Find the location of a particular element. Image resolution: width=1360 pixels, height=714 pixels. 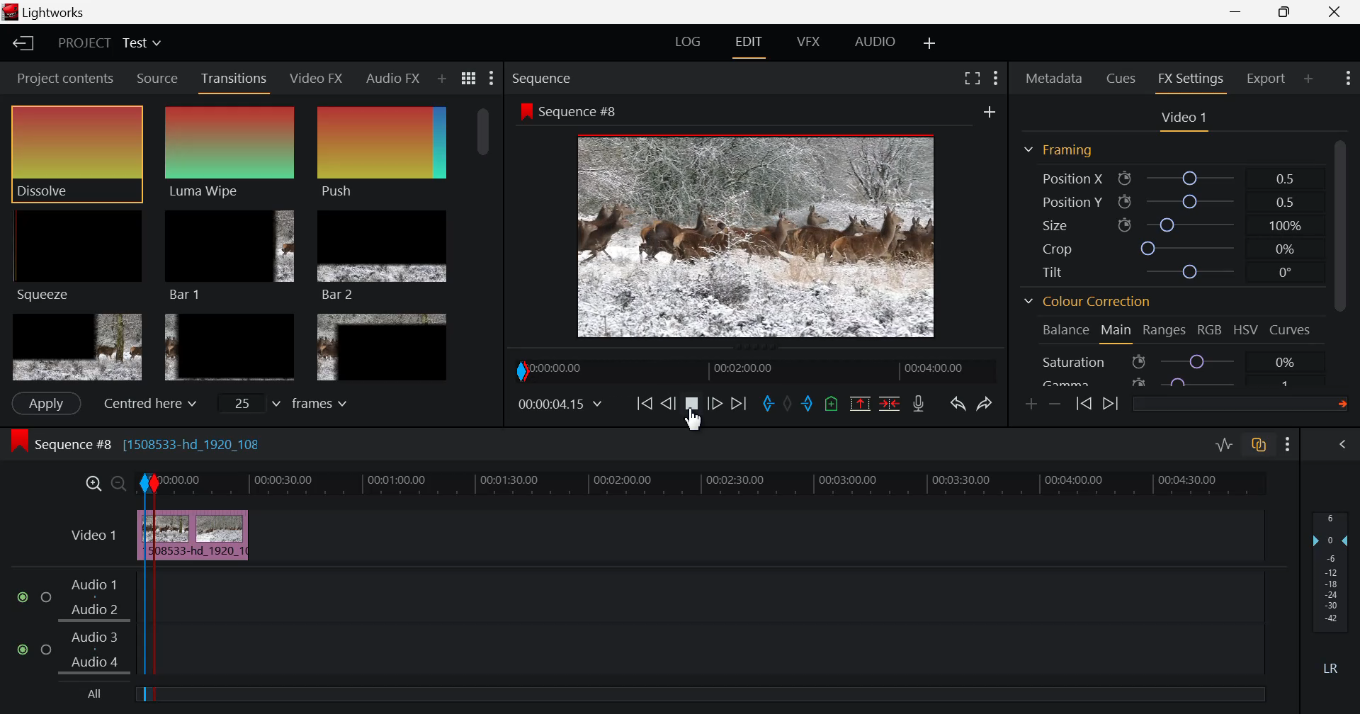

Timeline Zoom In is located at coordinates (94, 484).